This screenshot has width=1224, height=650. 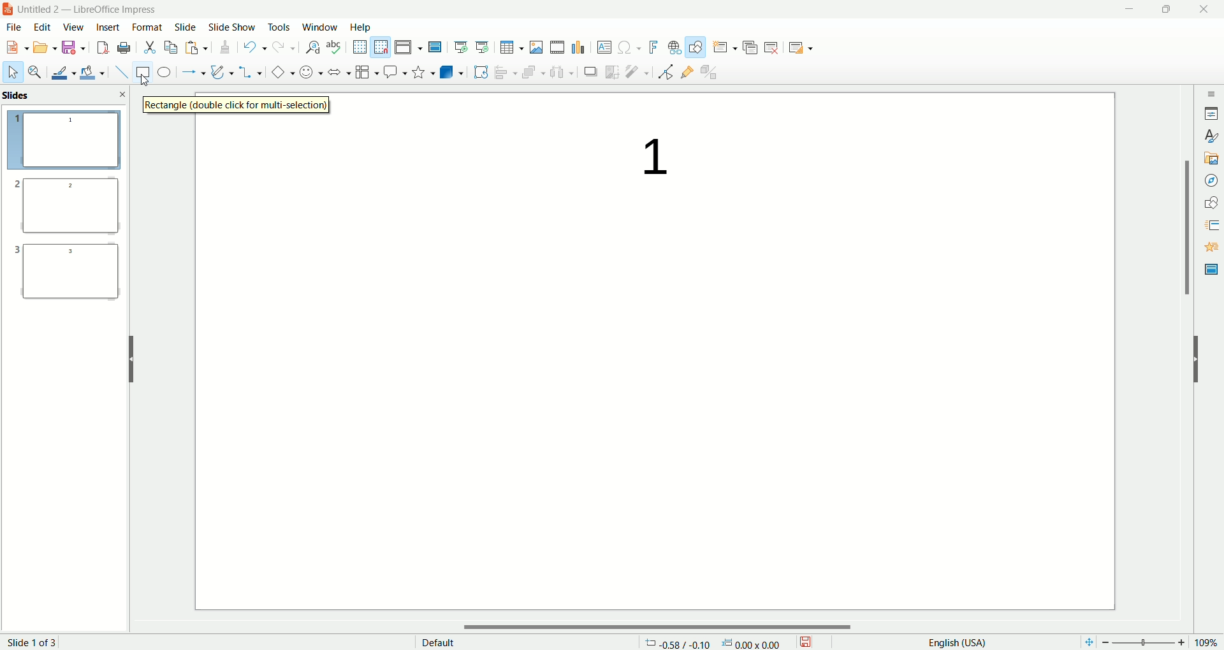 I want to click on master slide, so click(x=437, y=47).